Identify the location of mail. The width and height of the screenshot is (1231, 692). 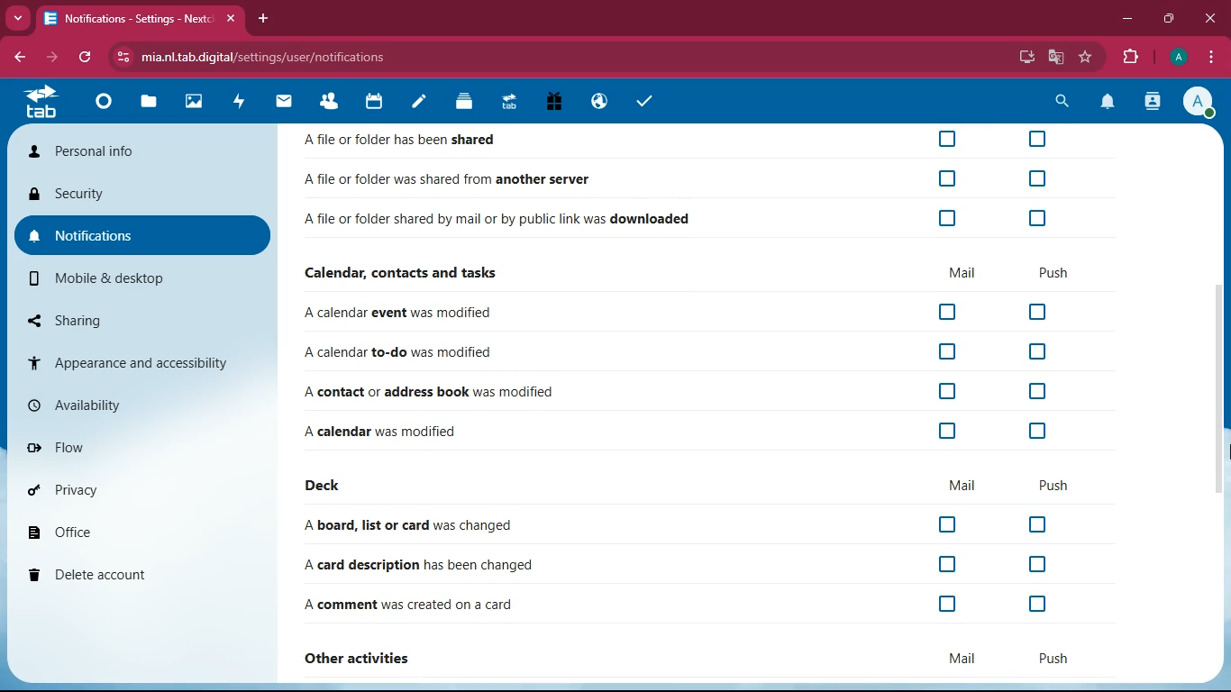
(285, 103).